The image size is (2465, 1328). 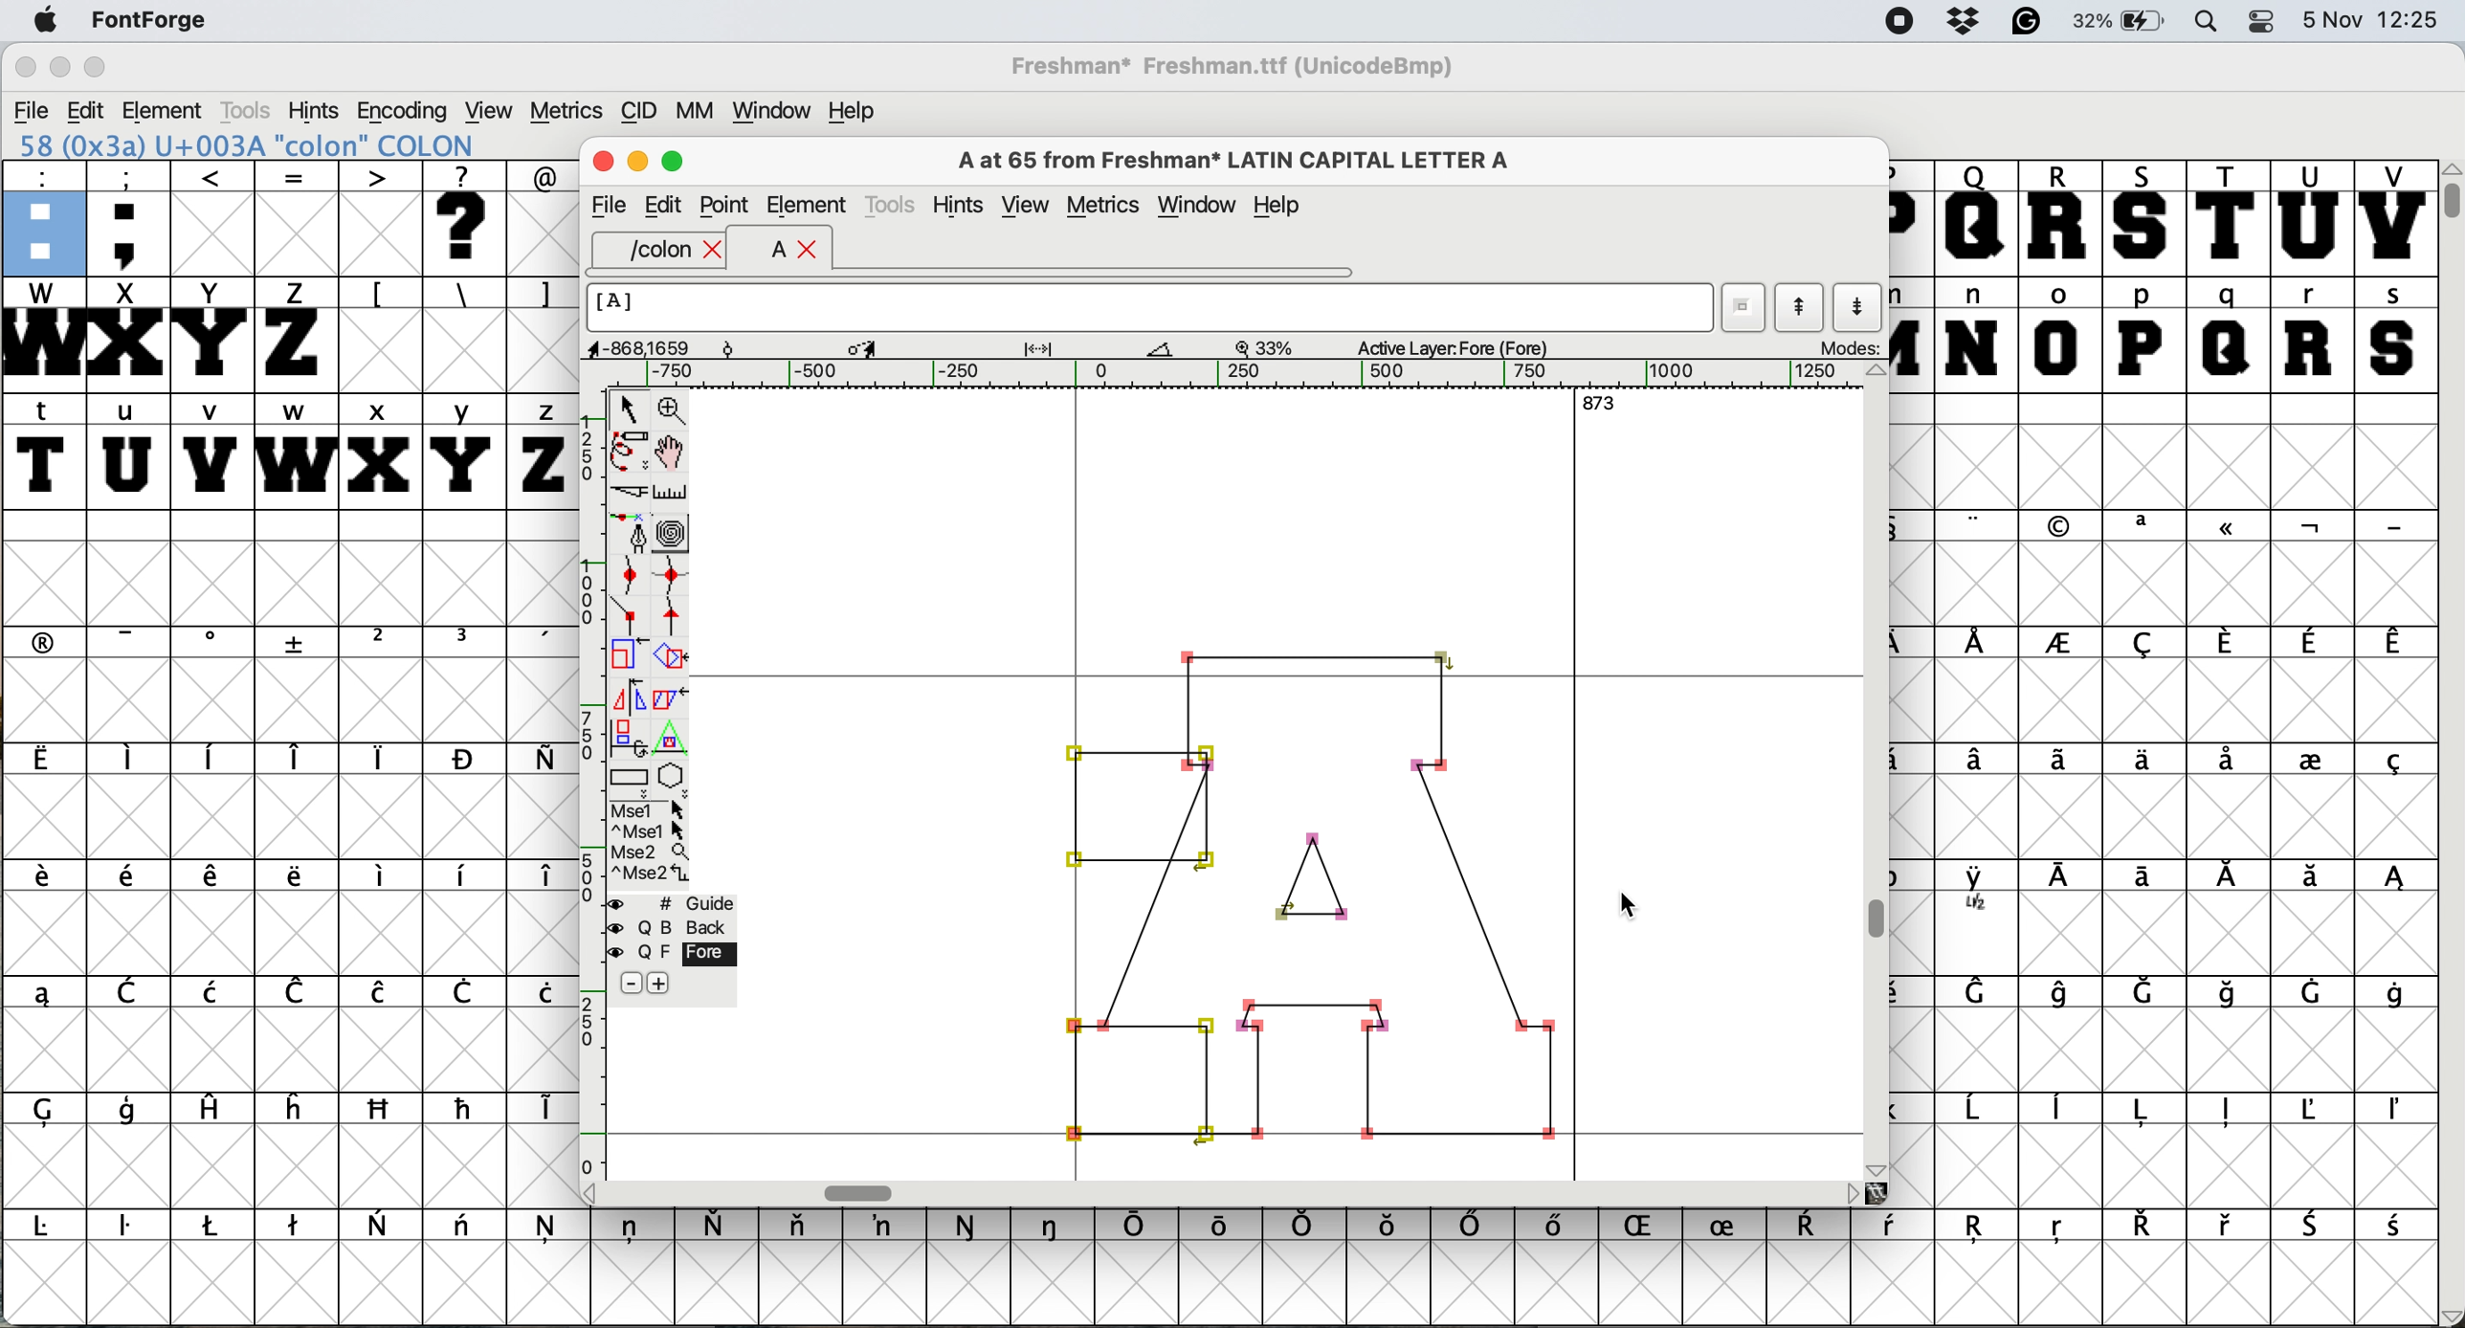 I want to click on symbol, so click(x=467, y=1108).